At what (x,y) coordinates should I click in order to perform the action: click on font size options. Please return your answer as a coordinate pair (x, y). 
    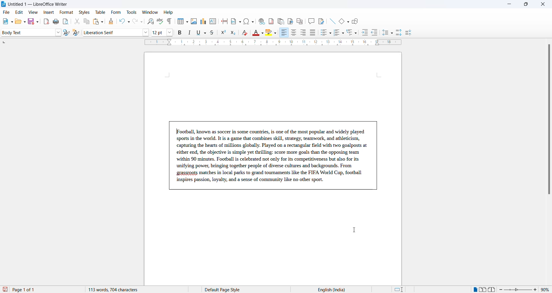
    Looking at the image, I should click on (170, 32).